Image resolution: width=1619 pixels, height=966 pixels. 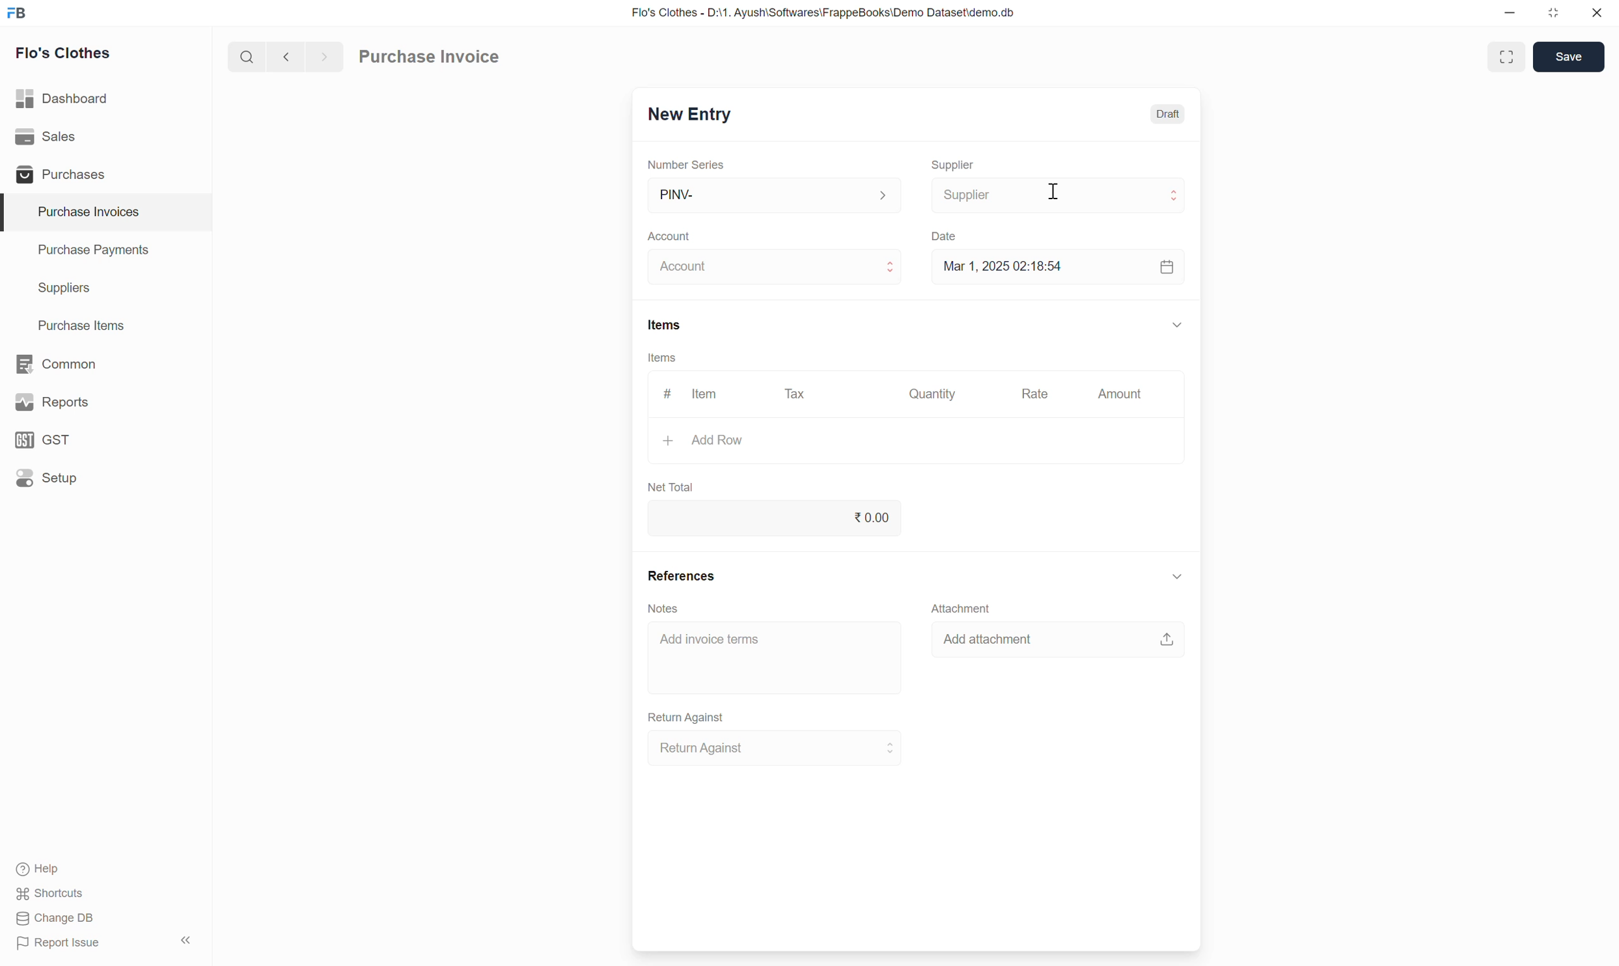 What do you see at coordinates (662, 357) in the screenshot?
I see `Items` at bounding box center [662, 357].